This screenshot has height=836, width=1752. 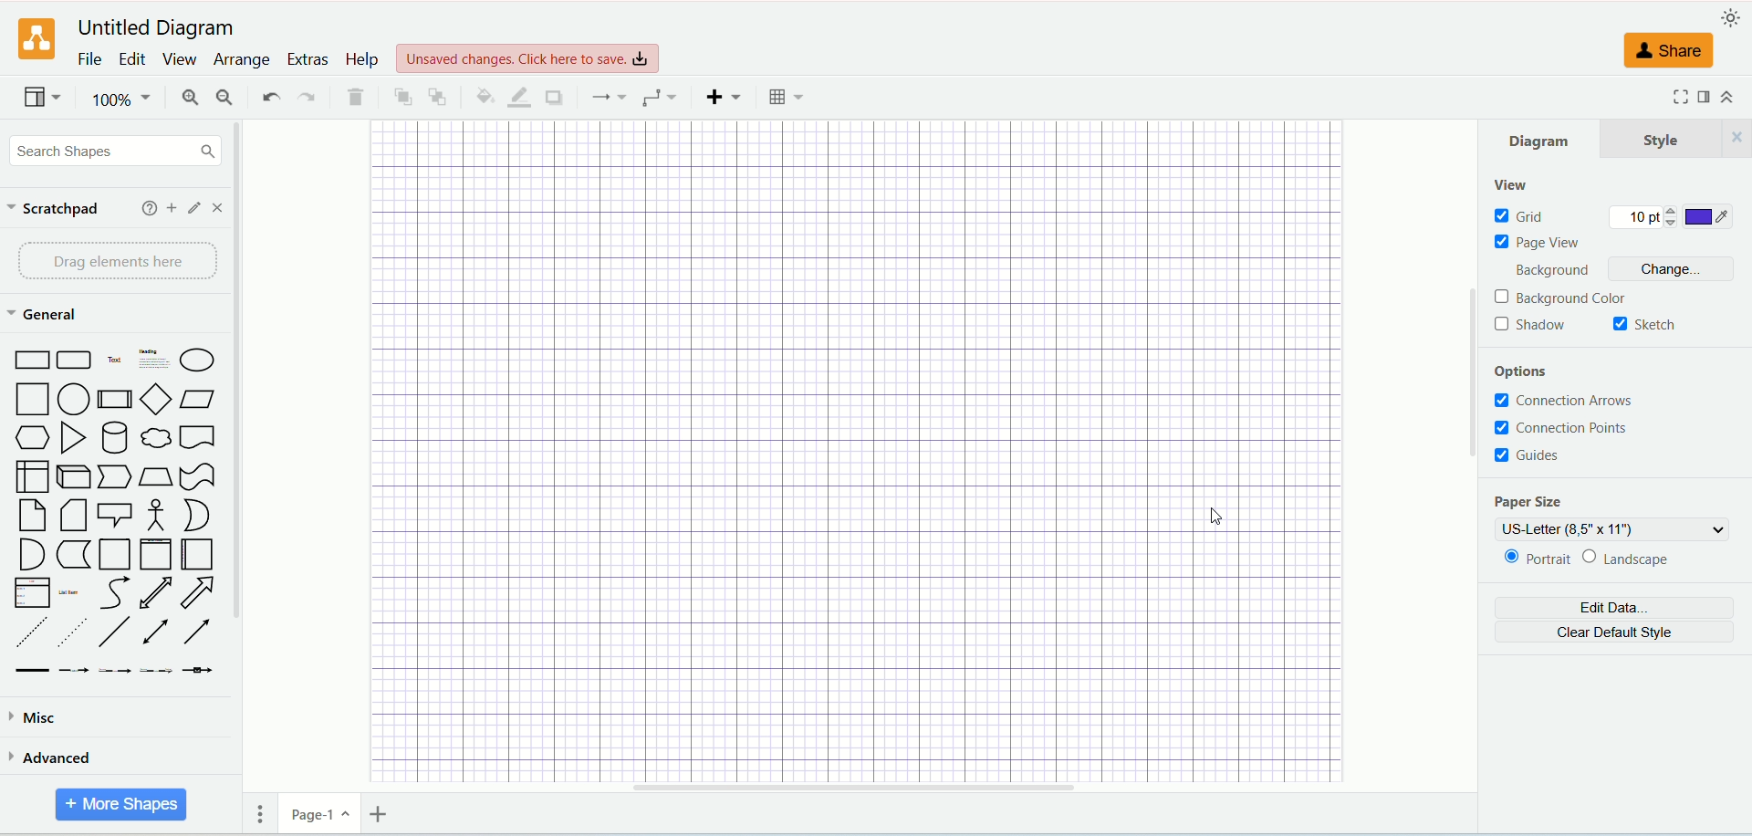 I want to click on file, so click(x=89, y=58).